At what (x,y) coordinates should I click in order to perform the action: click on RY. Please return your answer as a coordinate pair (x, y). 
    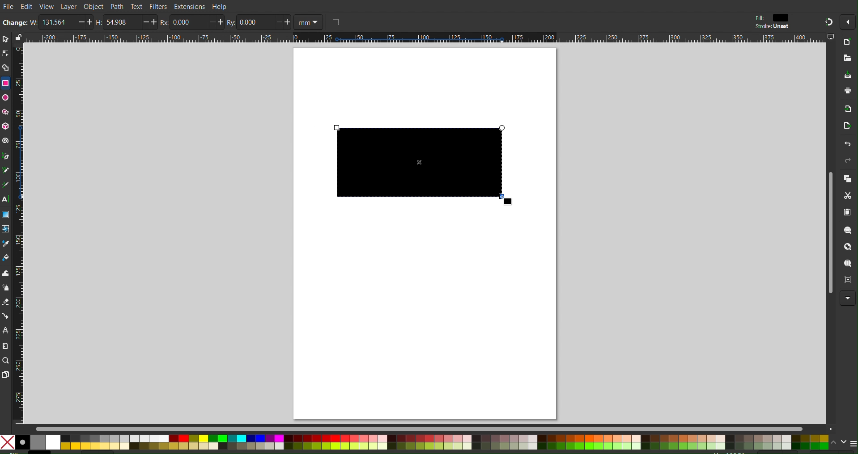
    Looking at the image, I should click on (231, 23).